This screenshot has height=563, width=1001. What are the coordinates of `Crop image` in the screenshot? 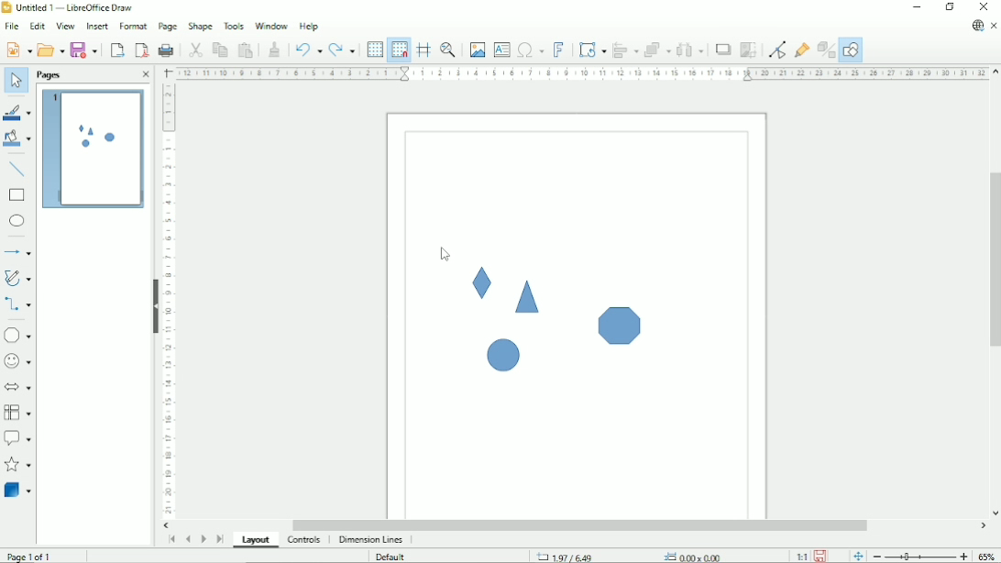 It's located at (747, 50).